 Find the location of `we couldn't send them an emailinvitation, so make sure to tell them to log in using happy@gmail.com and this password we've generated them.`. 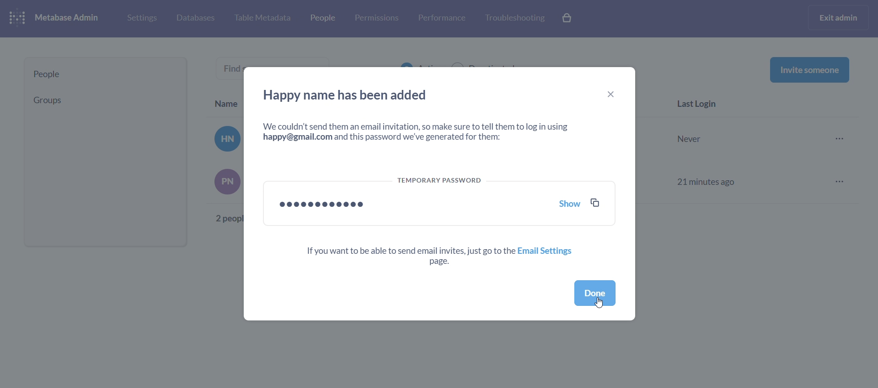

we couldn't send them an emailinvitation, so make sure to tell them to log in using happy@gmail.com and this password we've generated them. is located at coordinates (420, 131).